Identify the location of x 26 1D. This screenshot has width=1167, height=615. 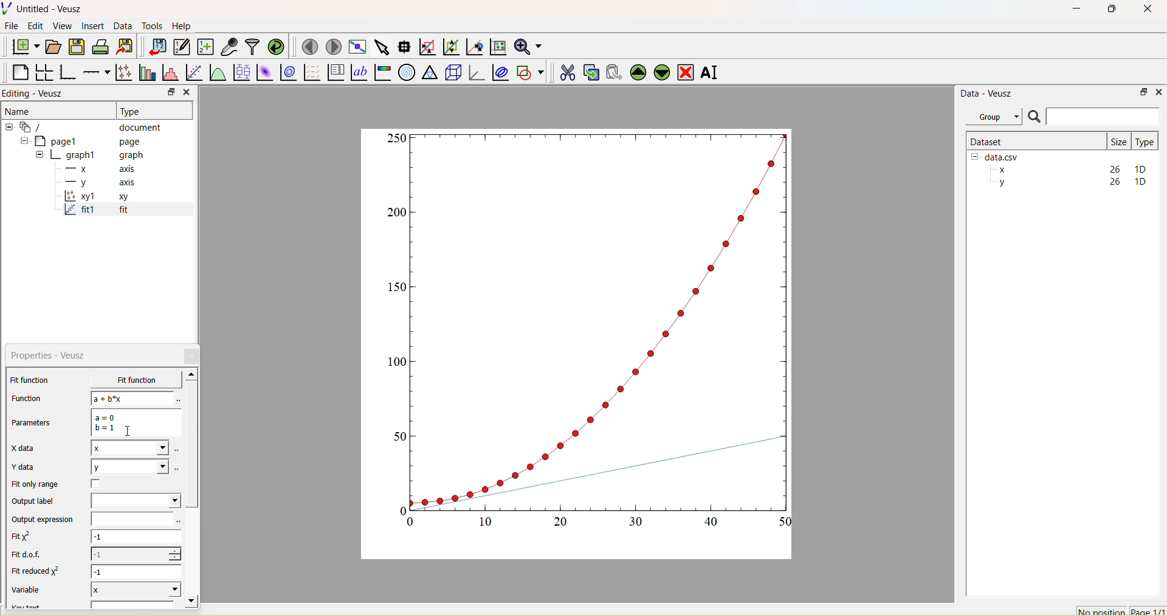
(1069, 170).